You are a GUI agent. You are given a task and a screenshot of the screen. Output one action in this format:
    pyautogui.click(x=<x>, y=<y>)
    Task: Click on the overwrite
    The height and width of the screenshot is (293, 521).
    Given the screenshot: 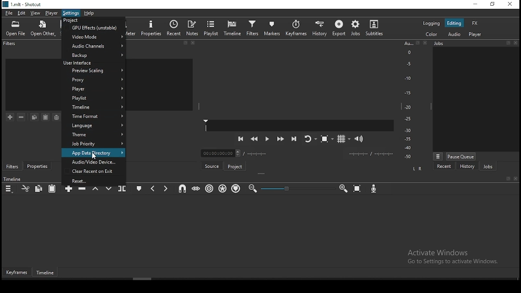 What is the action you would take?
    pyautogui.click(x=108, y=188)
    